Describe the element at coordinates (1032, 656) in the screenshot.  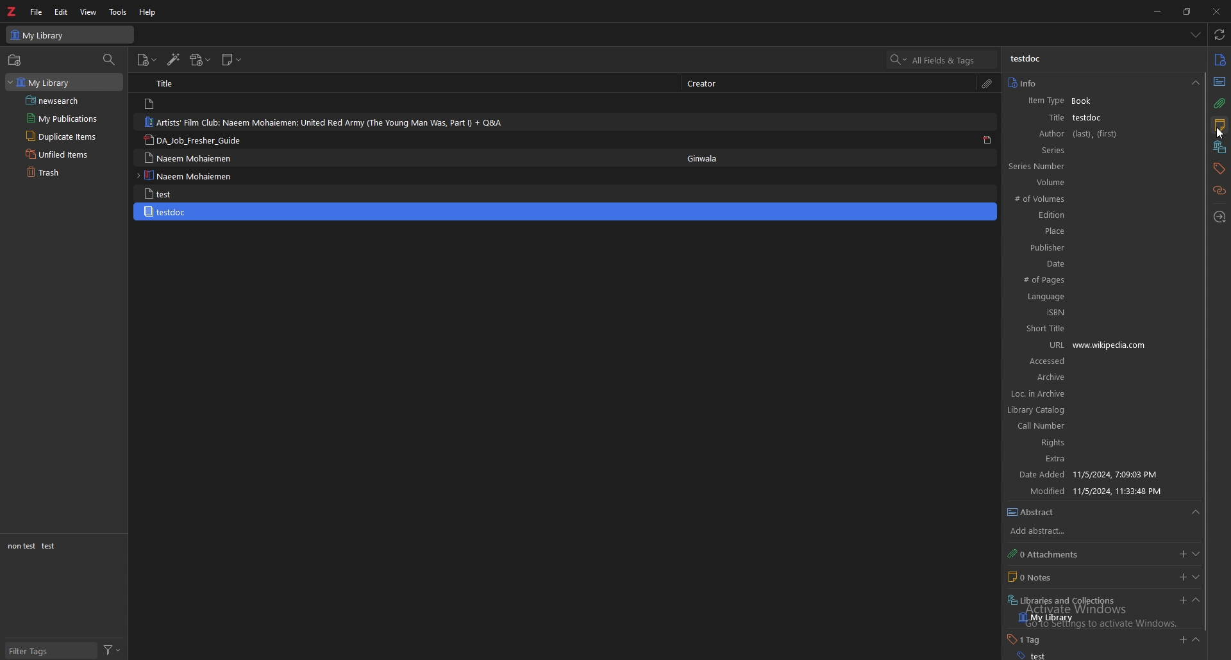
I see `test` at that location.